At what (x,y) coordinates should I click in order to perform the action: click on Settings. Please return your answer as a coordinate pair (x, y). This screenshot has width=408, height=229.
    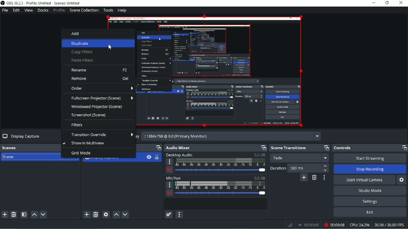
    Looking at the image, I should click on (371, 201).